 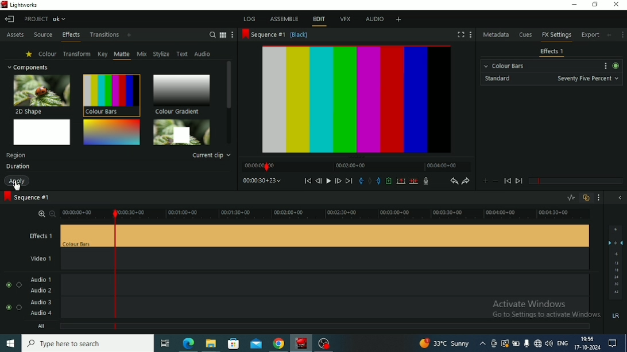 I want to click on Colour Bars, so click(x=111, y=95).